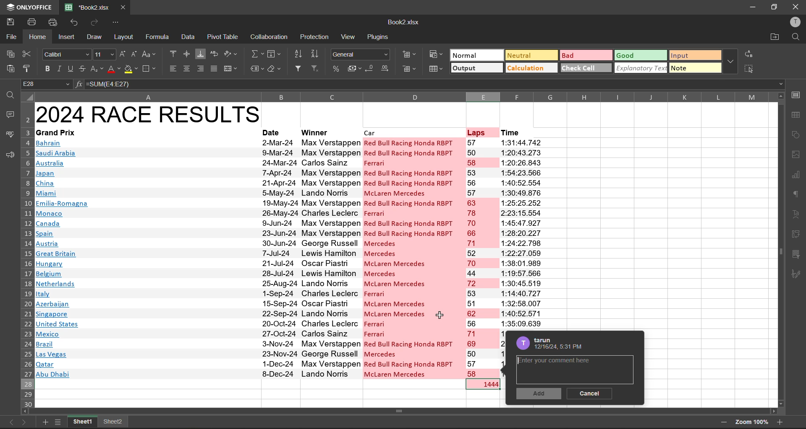 The image size is (806, 429). I want to click on images, so click(796, 155).